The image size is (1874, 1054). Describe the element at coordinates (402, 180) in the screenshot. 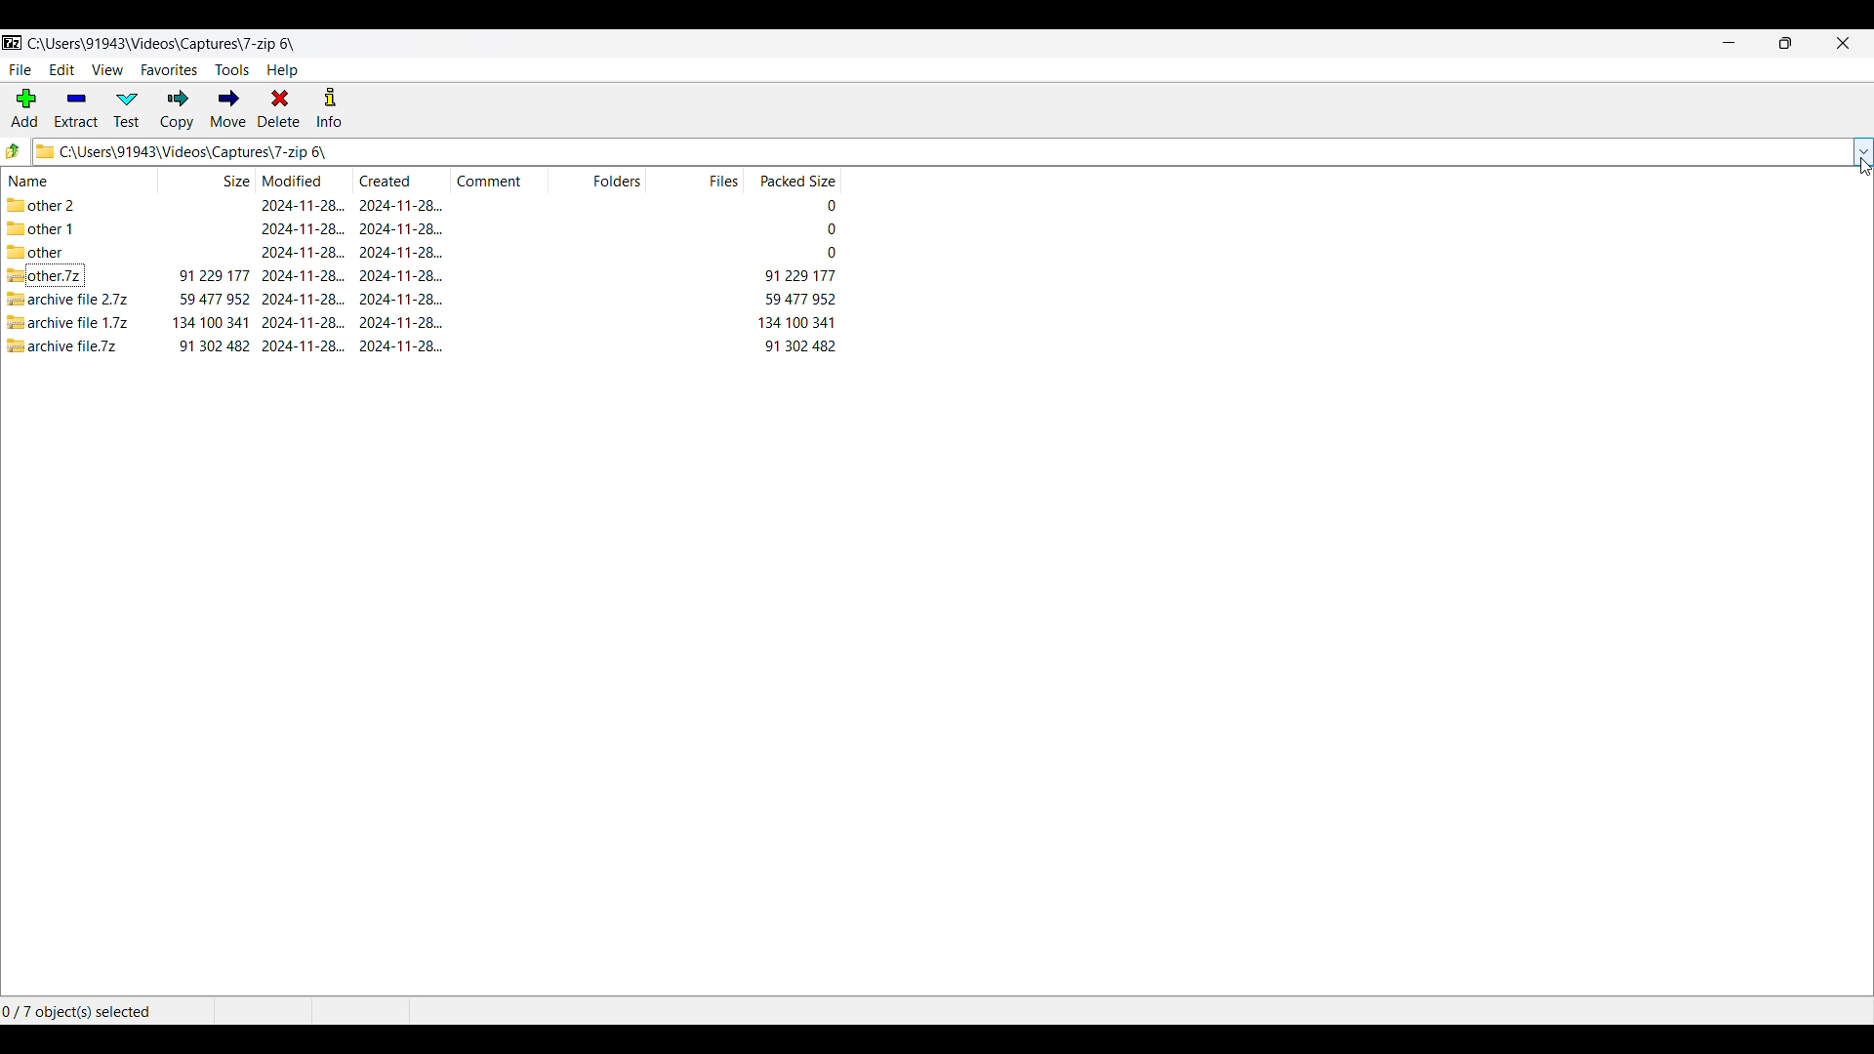

I see `Created column` at that location.